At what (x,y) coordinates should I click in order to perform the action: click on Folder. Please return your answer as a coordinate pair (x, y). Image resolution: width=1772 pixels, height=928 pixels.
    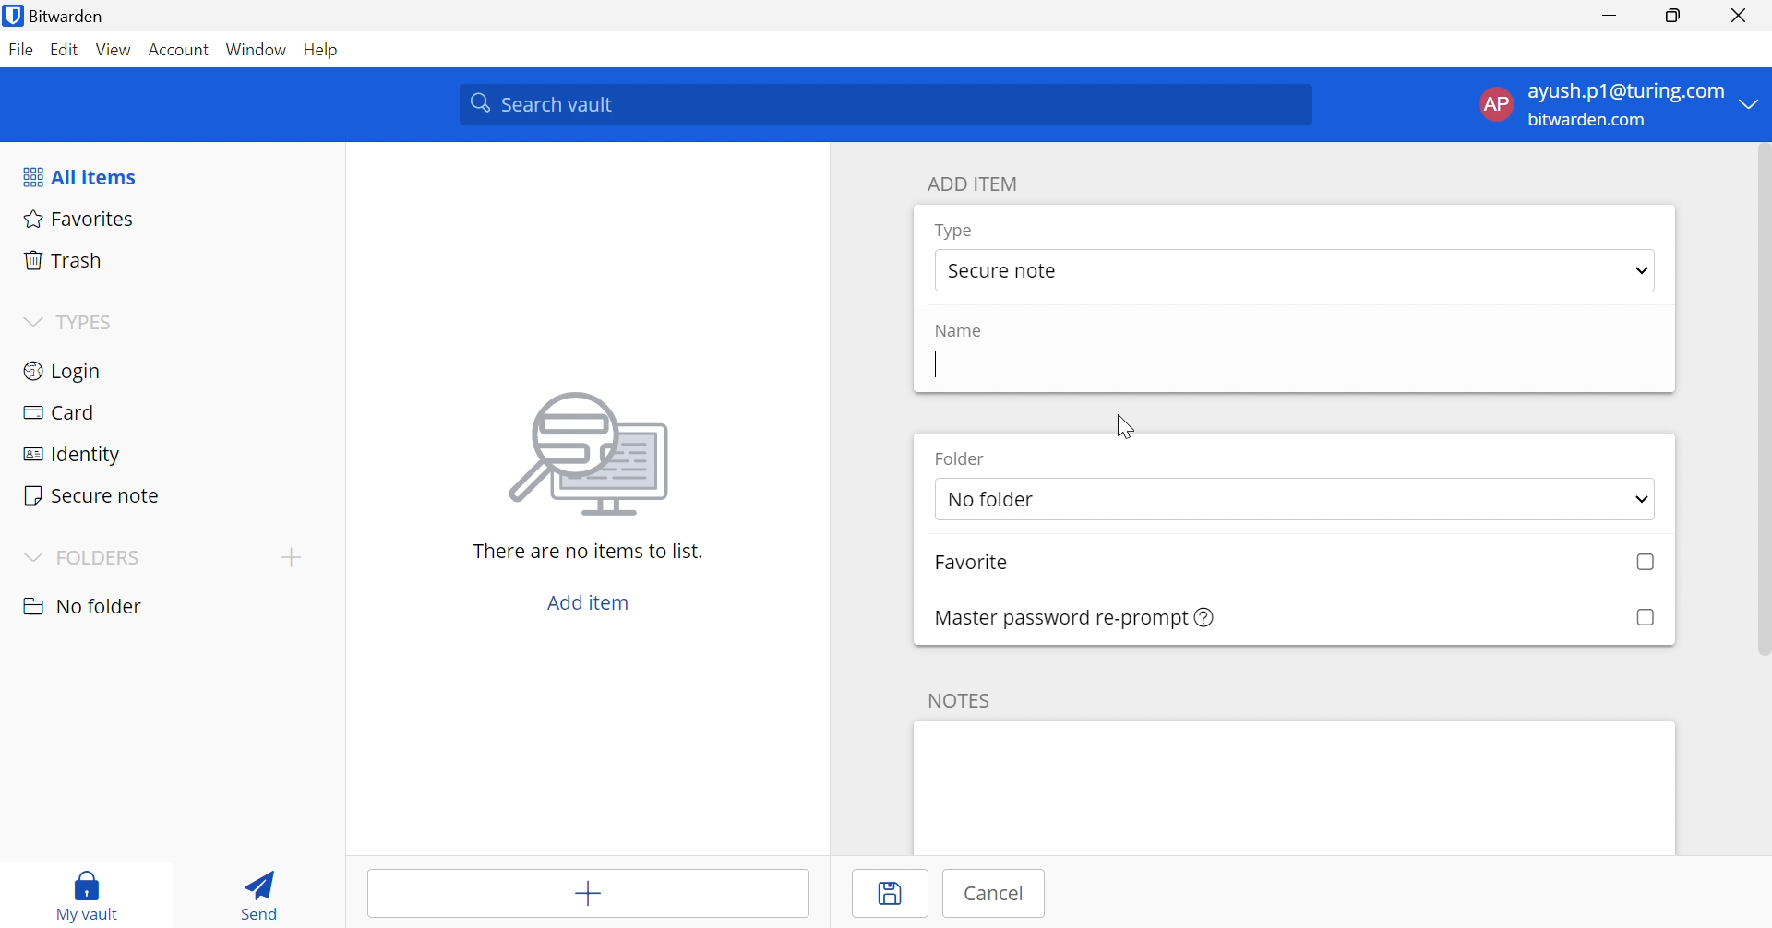
    Looking at the image, I should click on (960, 460).